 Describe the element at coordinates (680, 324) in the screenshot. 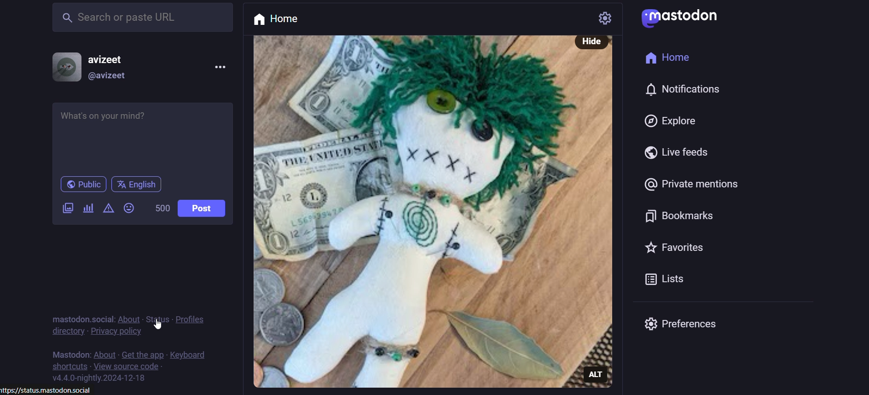

I see `preferences` at that location.